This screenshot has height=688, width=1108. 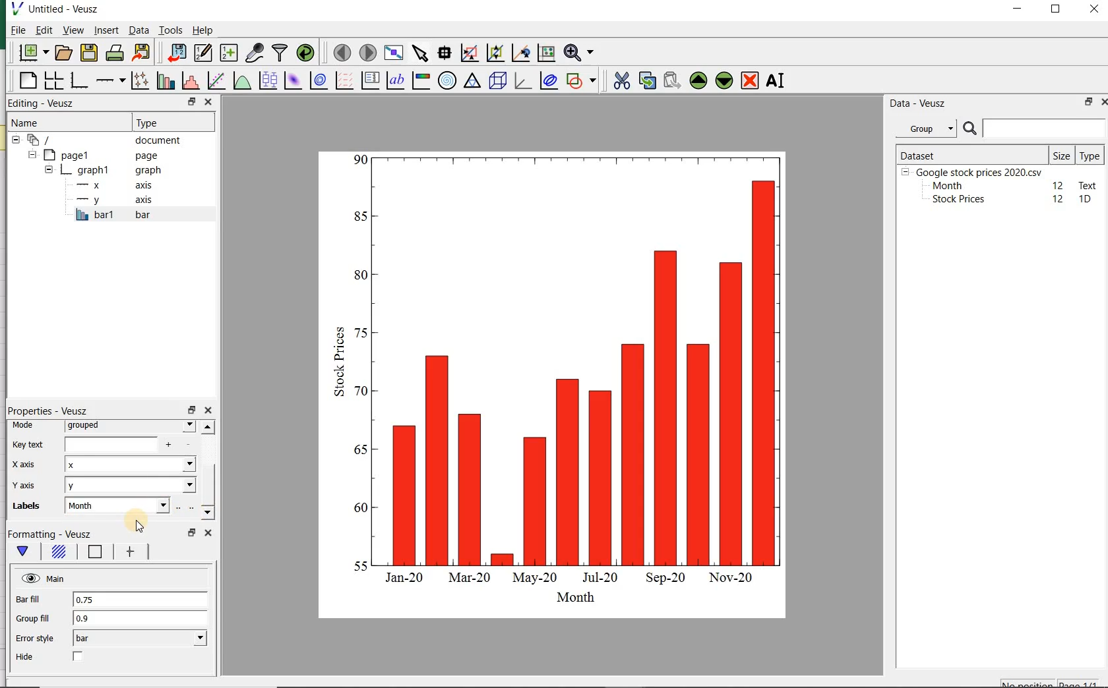 I want to click on plot a function, so click(x=241, y=82).